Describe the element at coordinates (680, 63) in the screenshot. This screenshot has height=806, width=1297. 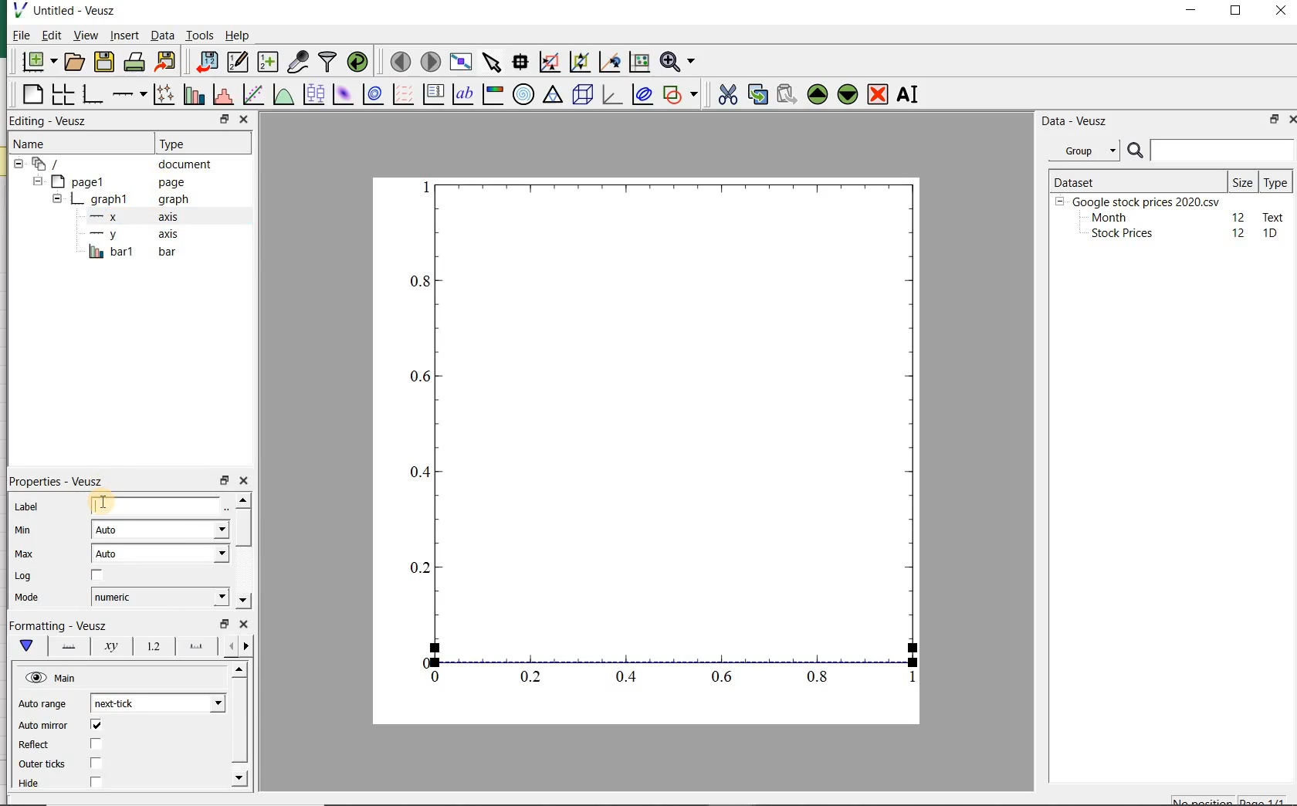
I see `zoom function menus` at that location.